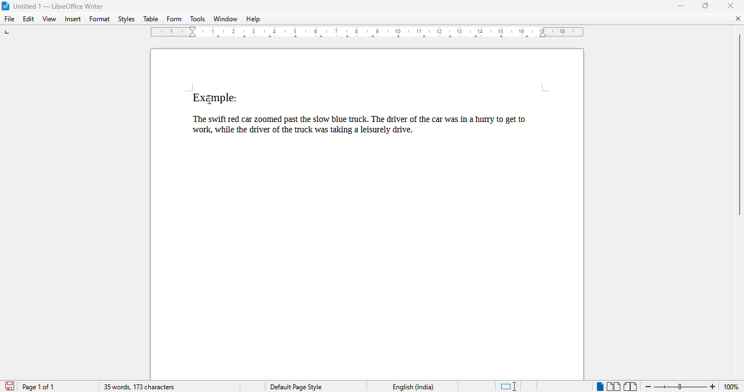 The width and height of the screenshot is (744, 392). Describe the element at coordinates (732, 387) in the screenshot. I see `100% (zoom level)` at that location.